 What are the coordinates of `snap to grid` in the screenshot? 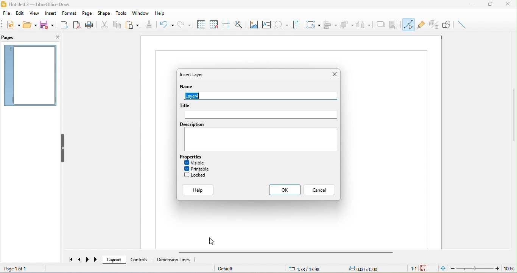 It's located at (214, 24).